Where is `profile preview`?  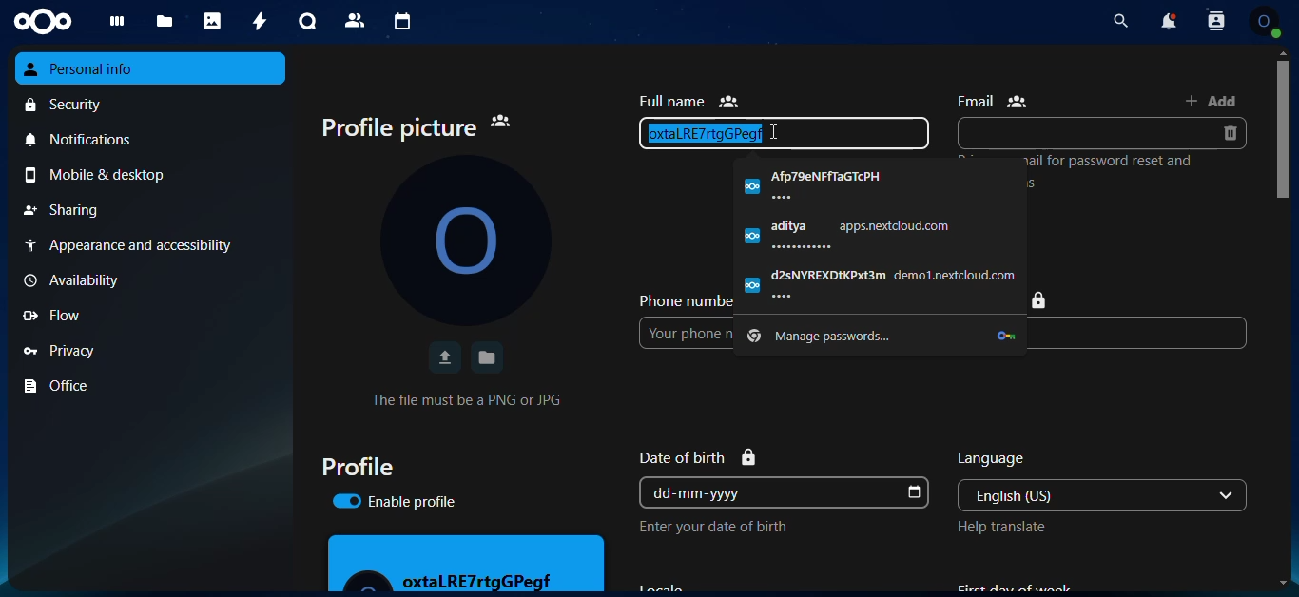 profile preview is located at coordinates (467, 563).